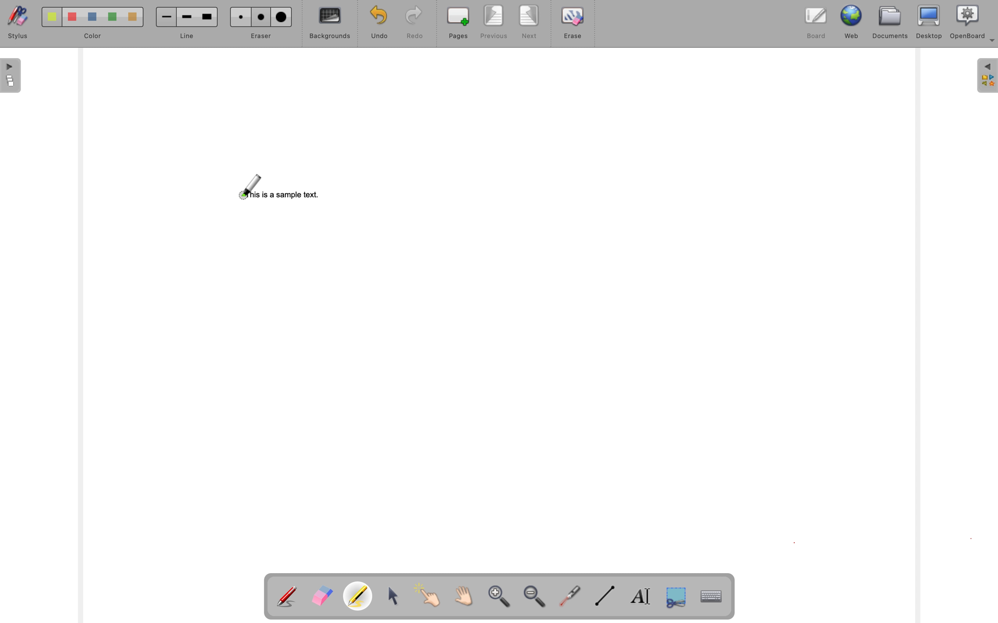  What do you see at coordinates (816, 23) in the screenshot?
I see `board` at bounding box center [816, 23].